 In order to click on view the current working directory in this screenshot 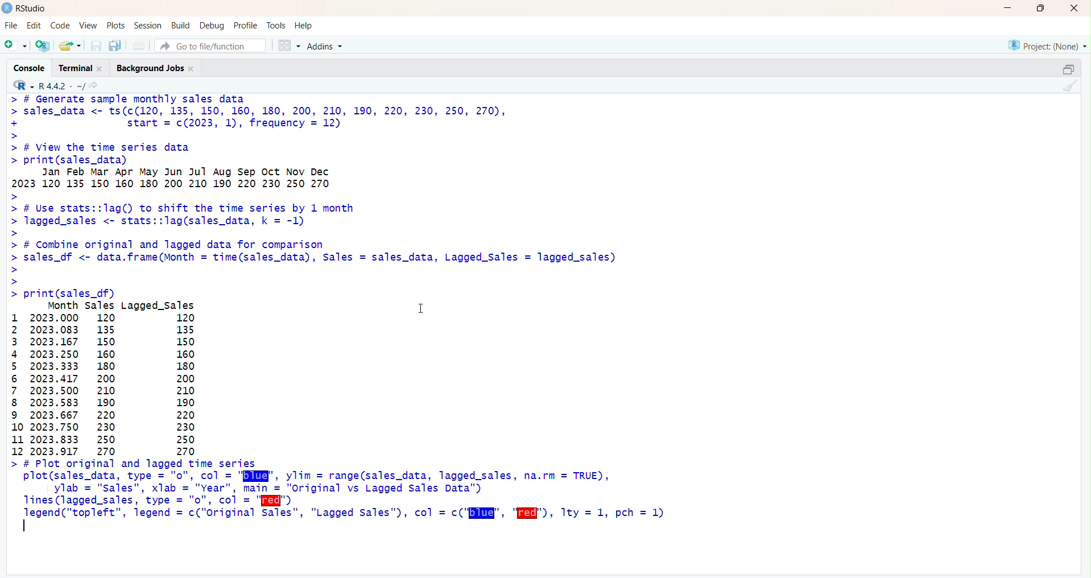, I will do `click(94, 86)`.